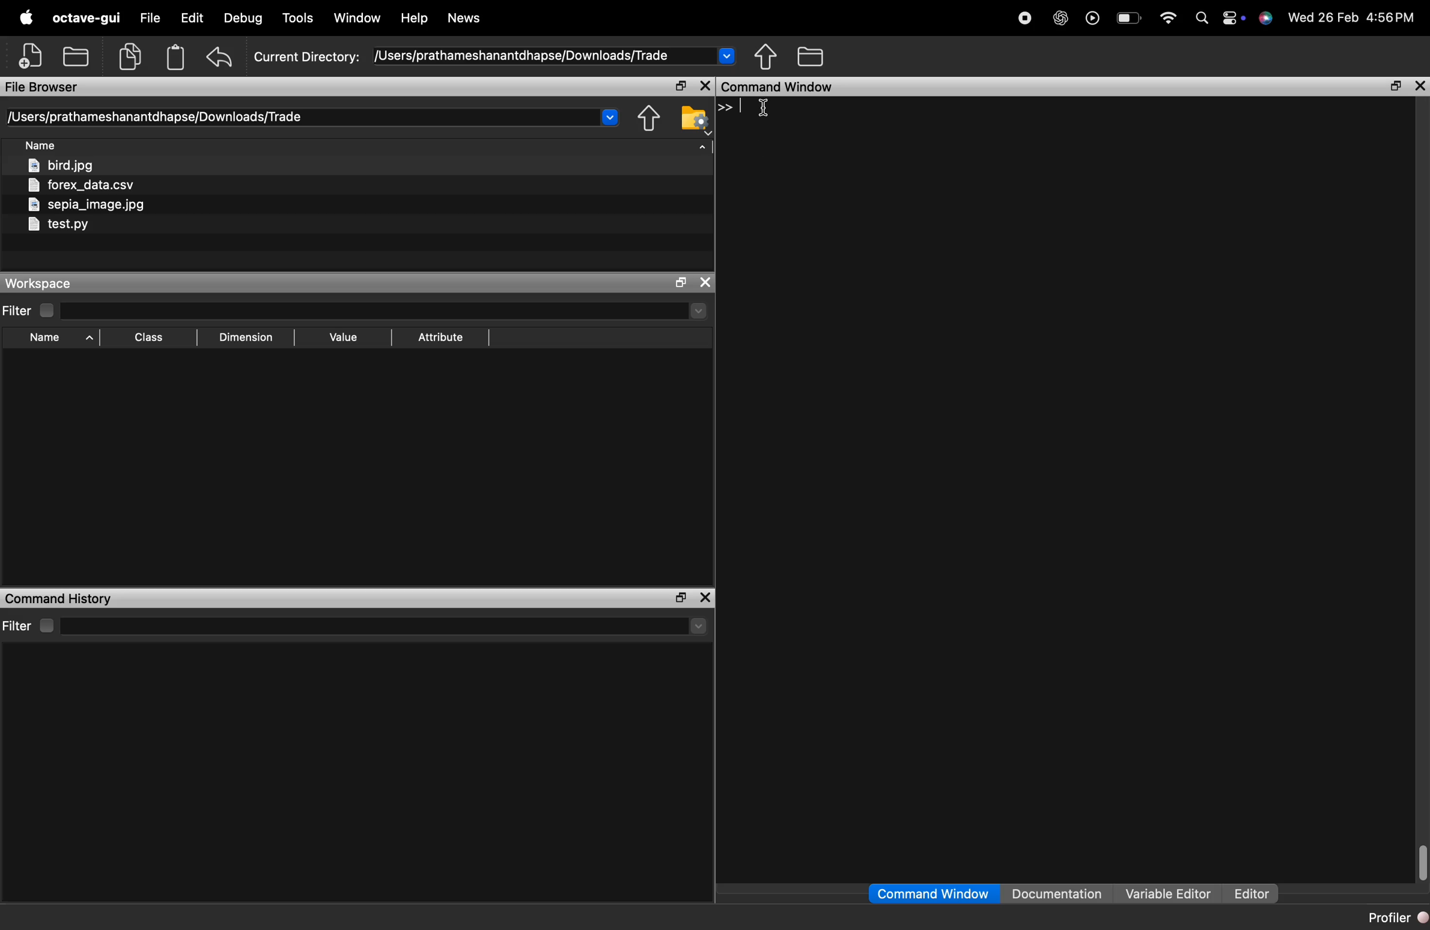  I want to click on share, so click(647, 119).